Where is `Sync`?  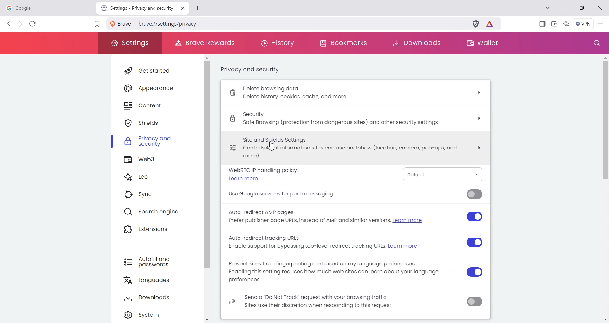 Sync is located at coordinates (156, 195).